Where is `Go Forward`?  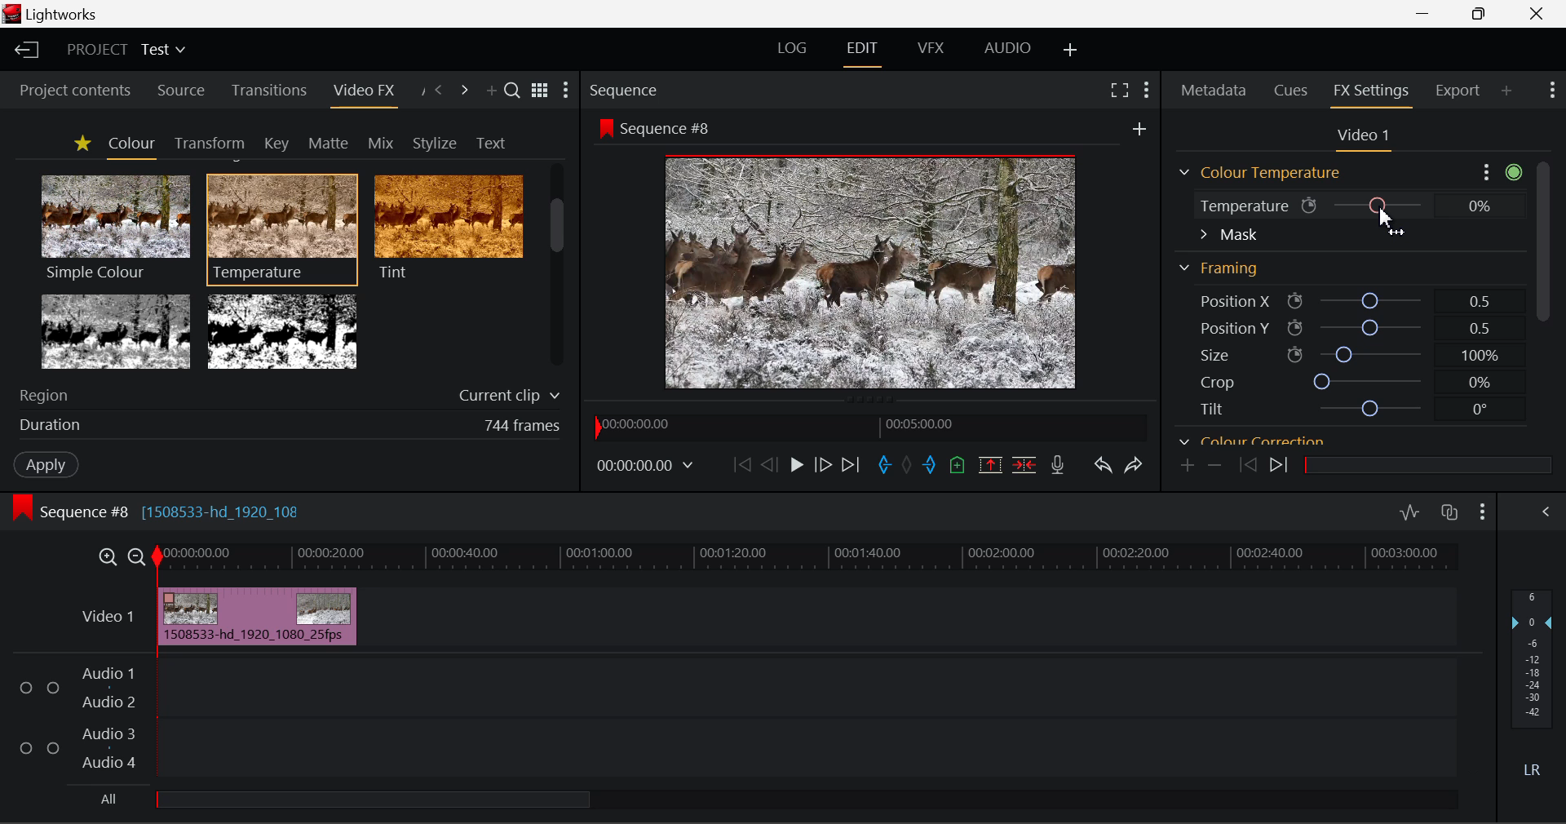 Go Forward is located at coordinates (822, 466).